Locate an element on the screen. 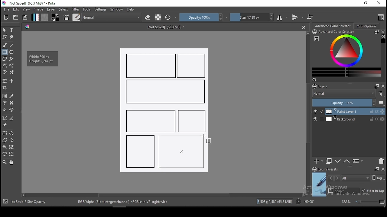 The height and width of the screenshot is (217, 387). paint bucket tool is located at coordinates (5, 110).